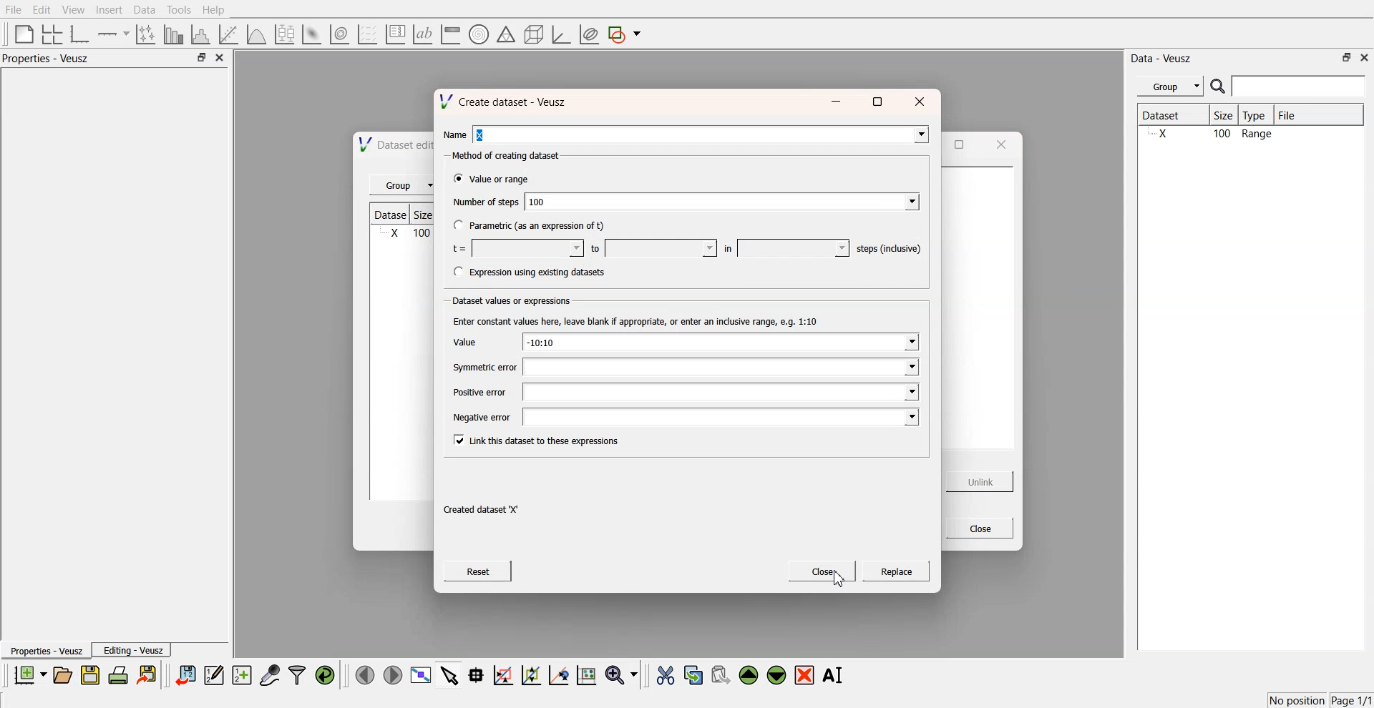 The image size is (1374, 708). What do you see at coordinates (479, 393) in the screenshot?
I see `Positive error` at bounding box center [479, 393].